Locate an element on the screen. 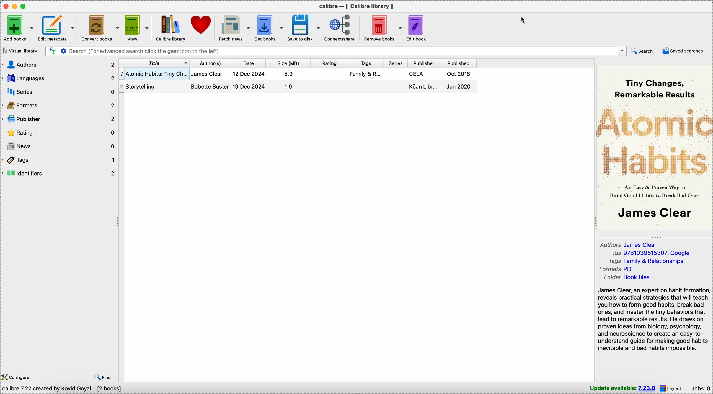 This screenshot has height=394, width=713. calibre-|| calibre || is located at coordinates (358, 6).